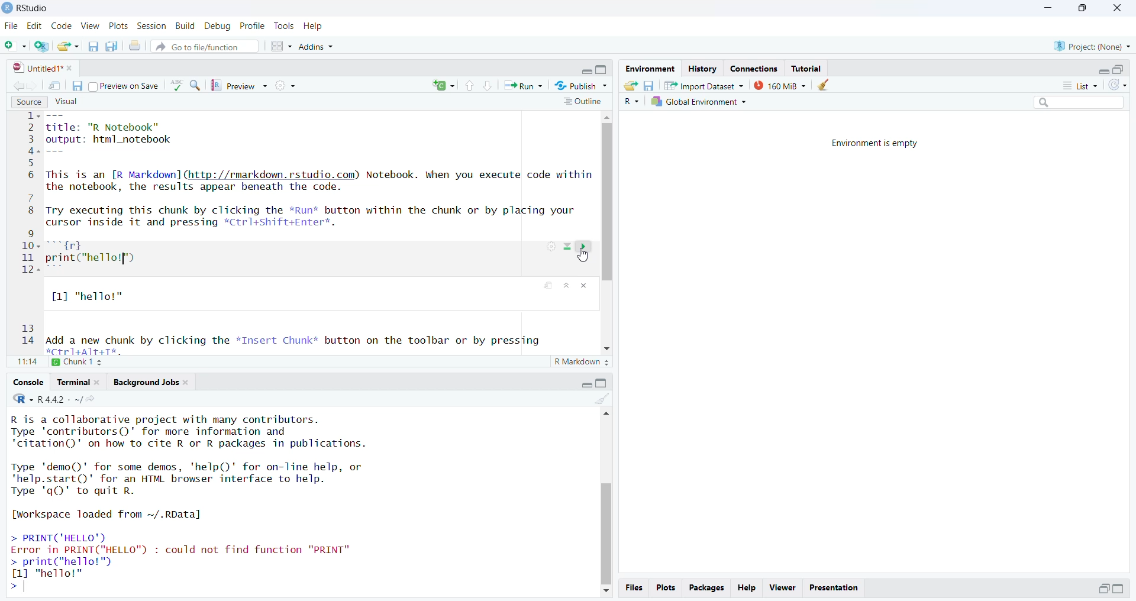  What do you see at coordinates (253, 26) in the screenshot?
I see `profile` at bounding box center [253, 26].